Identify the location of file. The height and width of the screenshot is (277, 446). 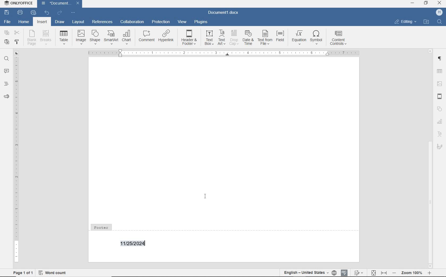
(8, 22).